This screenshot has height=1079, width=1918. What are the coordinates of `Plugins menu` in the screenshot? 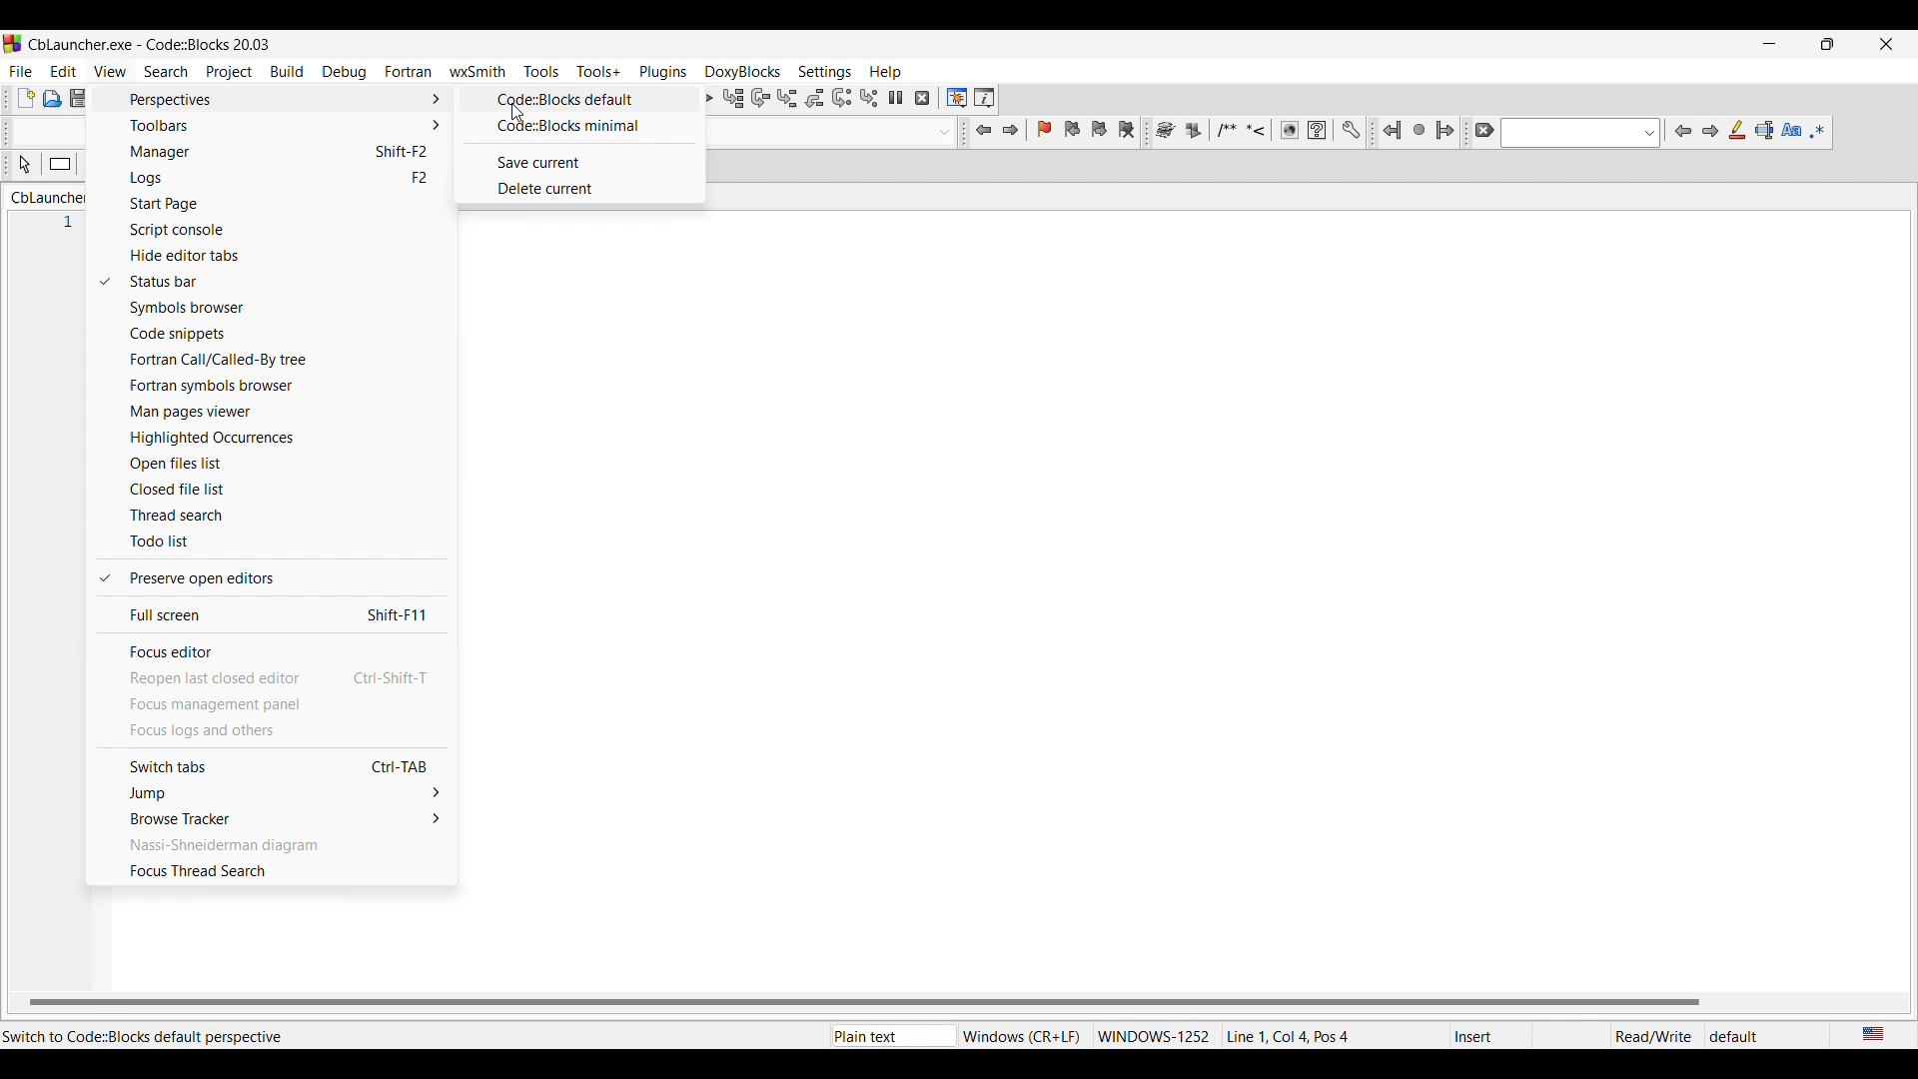 It's located at (663, 72).